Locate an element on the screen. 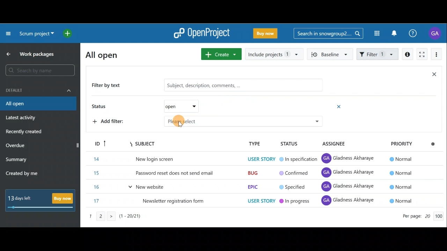  Account name is located at coordinates (436, 33).